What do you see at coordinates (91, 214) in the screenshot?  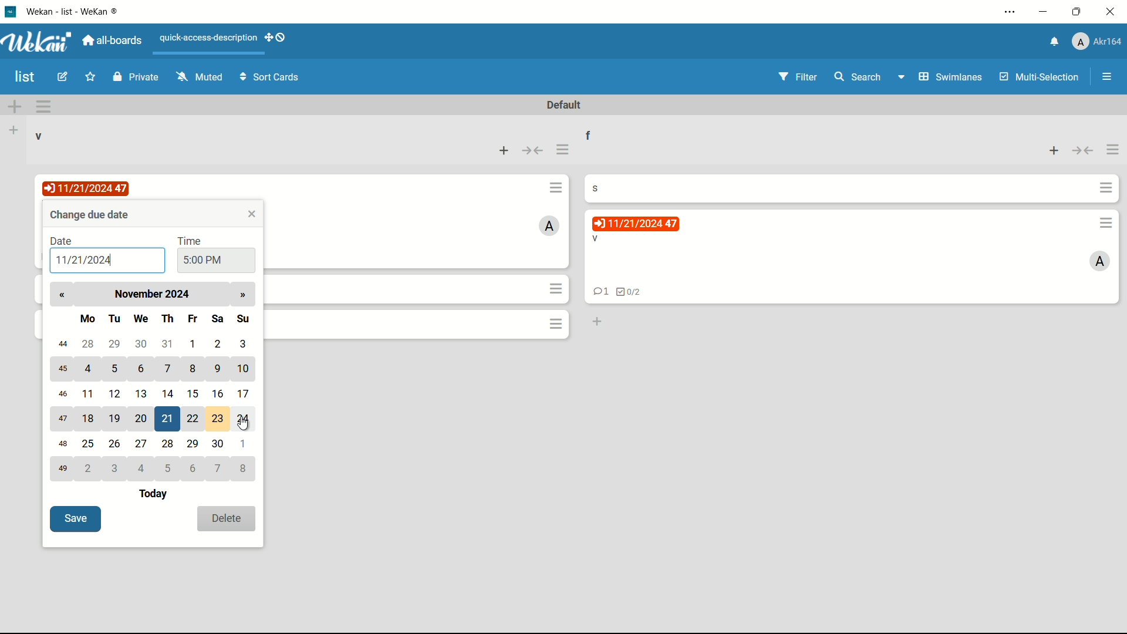 I see `change due date` at bounding box center [91, 214].